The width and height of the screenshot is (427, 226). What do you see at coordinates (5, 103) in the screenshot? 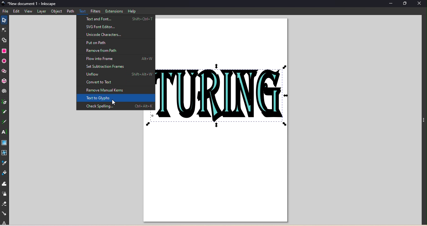
I see `Pen tool` at bounding box center [5, 103].